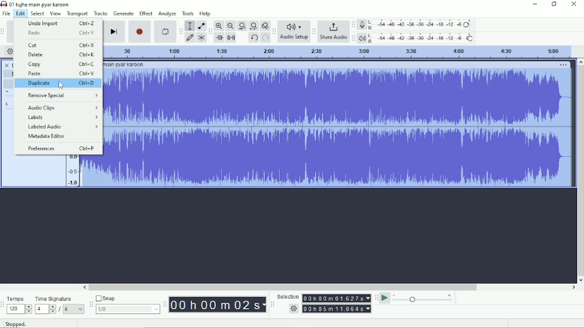 The width and height of the screenshot is (584, 328). What do you see at coordinates (337, 309) in the screenshot?
I see `00 h 00 m 00.00s` at bounding box center [337, 309].